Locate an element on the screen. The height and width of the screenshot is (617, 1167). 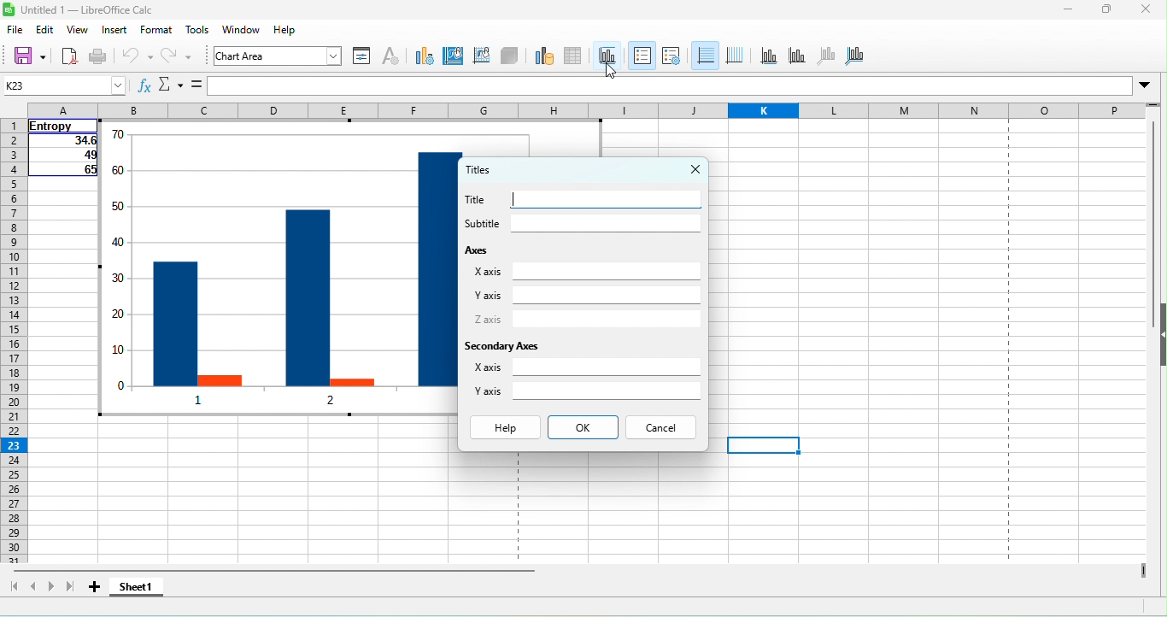
all axes is located at coordinates (863, 59).